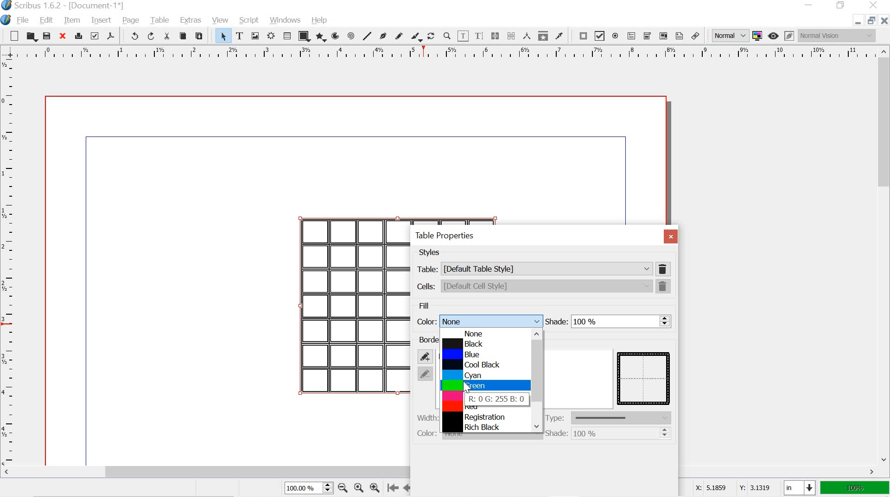 This screenshot has width=890, height=497. Describe the element at coordinates (665, 434) in the screenshot. I see `shade change` at that location.